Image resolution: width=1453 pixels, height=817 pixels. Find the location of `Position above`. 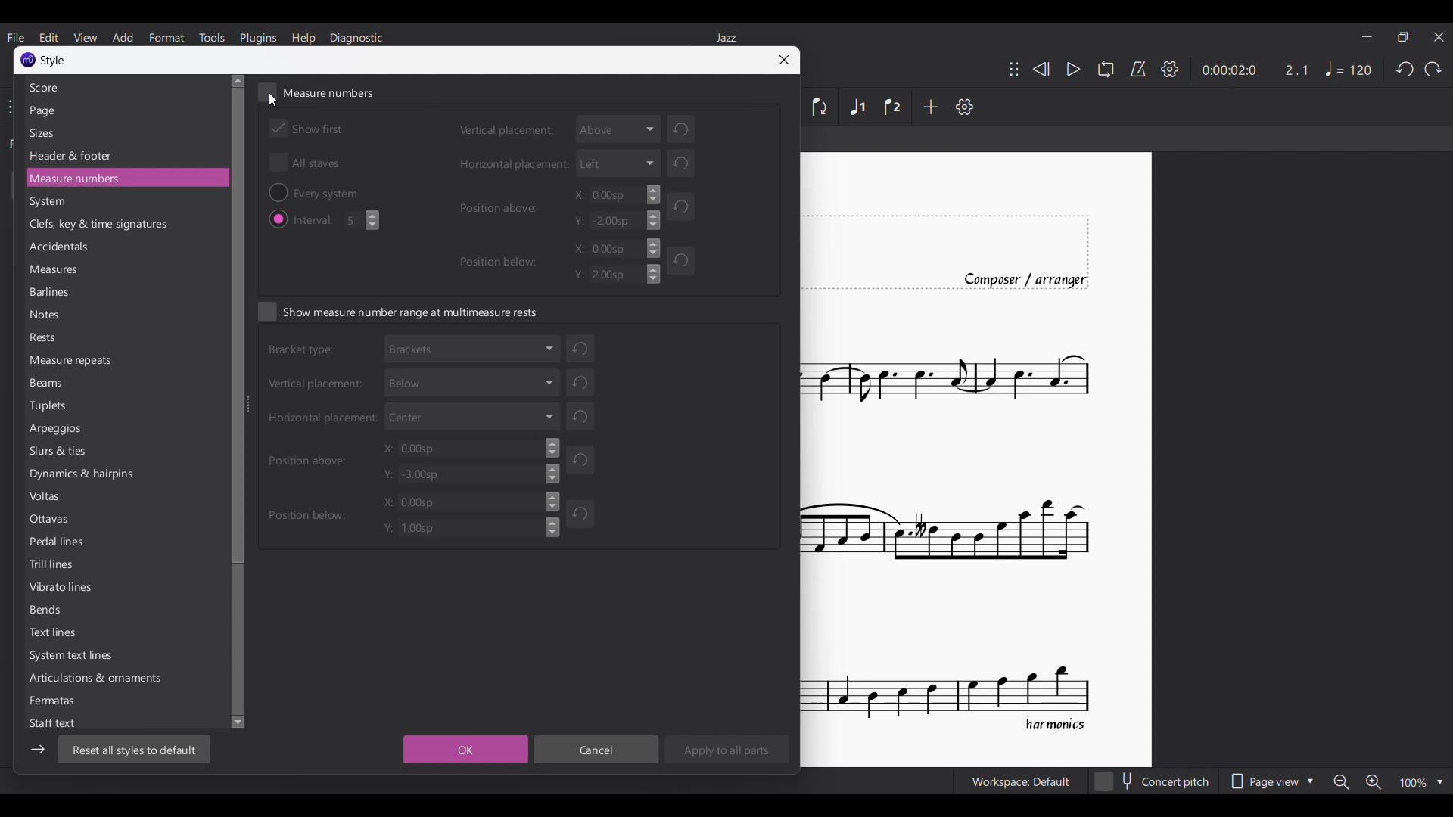

Position above is located at coordinates (501, 207).